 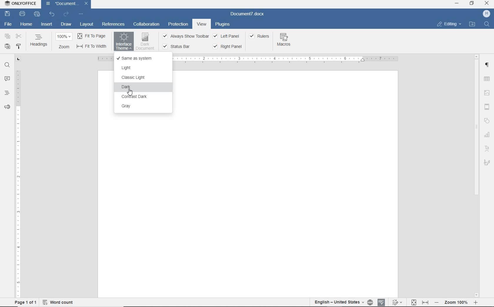 I want to click on PAGE 1 OF 1, so click(x=25, y=302).